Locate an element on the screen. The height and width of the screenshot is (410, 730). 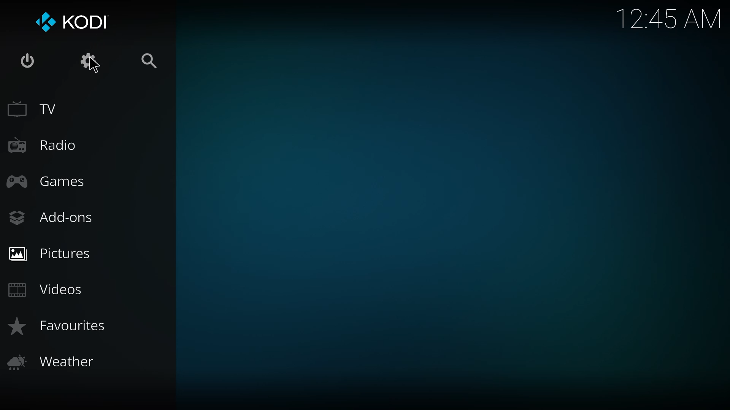
pictures is located at coordinates (55, 253).